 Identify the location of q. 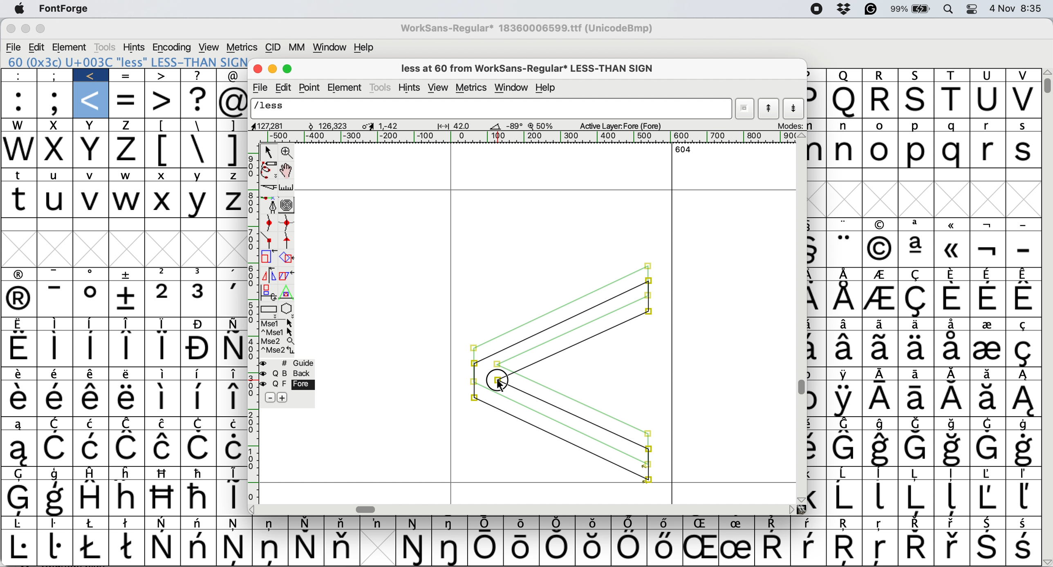
(952, 125).